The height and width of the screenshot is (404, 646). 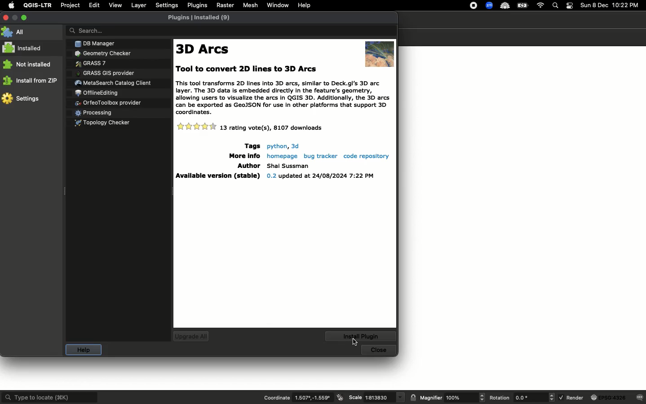 What do you see at coordinates (115, 5) in the screenshot?
I see `View` at bounding box center [115, 5].